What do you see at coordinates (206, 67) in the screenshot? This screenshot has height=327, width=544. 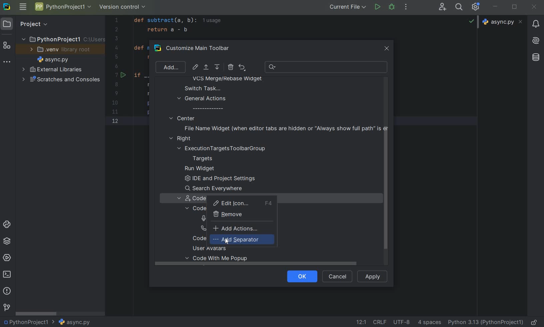 I see `MOVE UP` at bounding box center [206, 67].